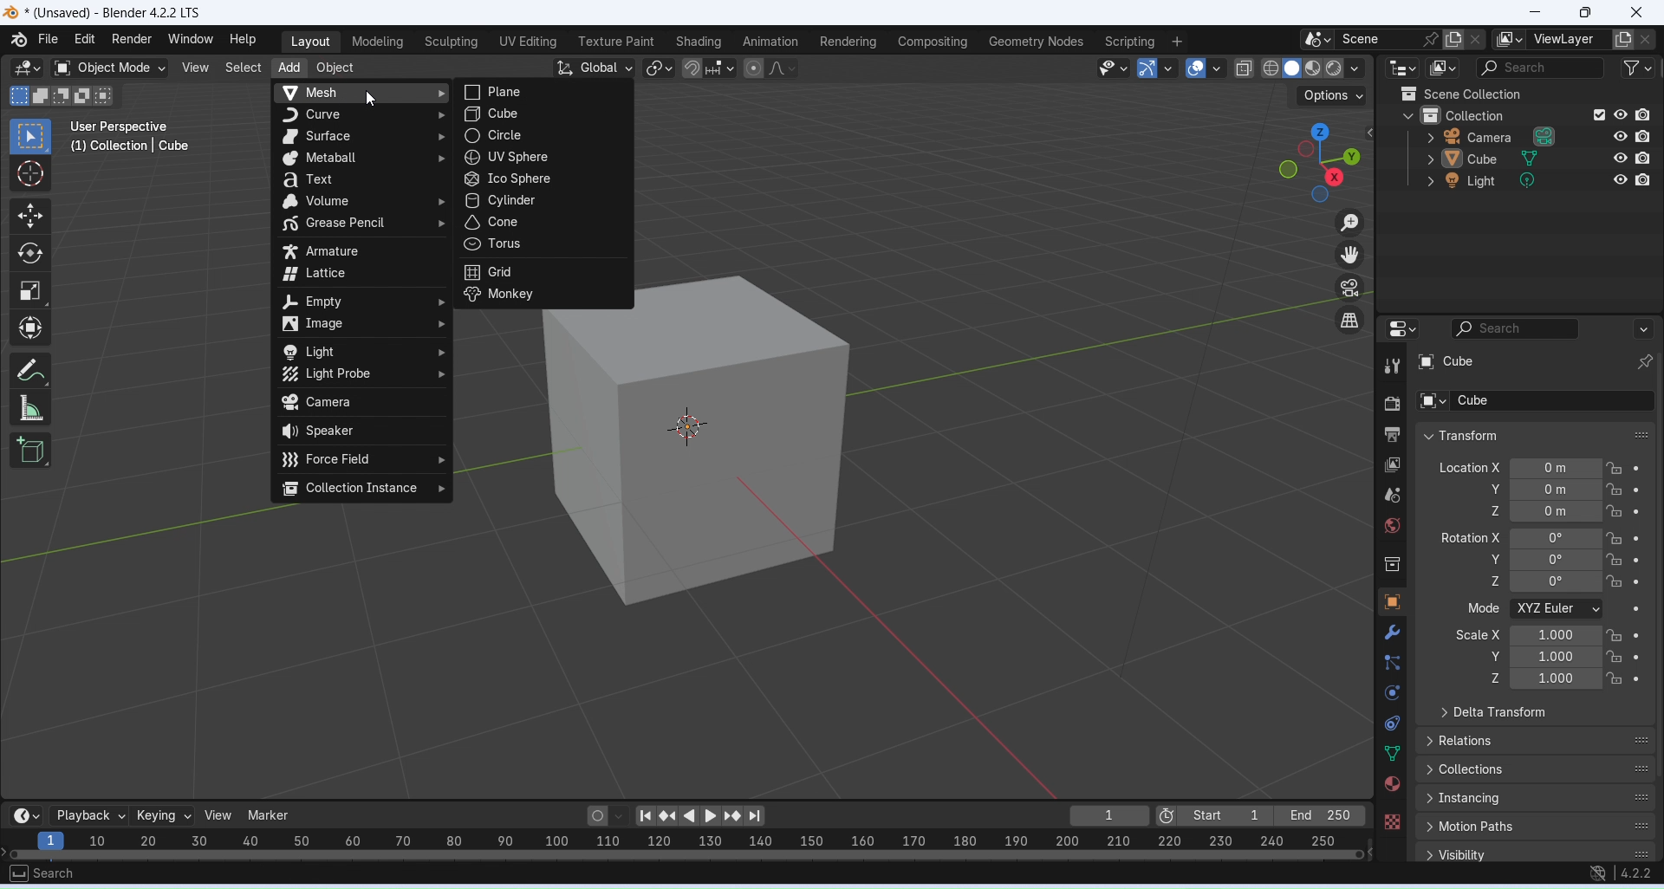  I want to click on Editor type, so click(1405, 68).